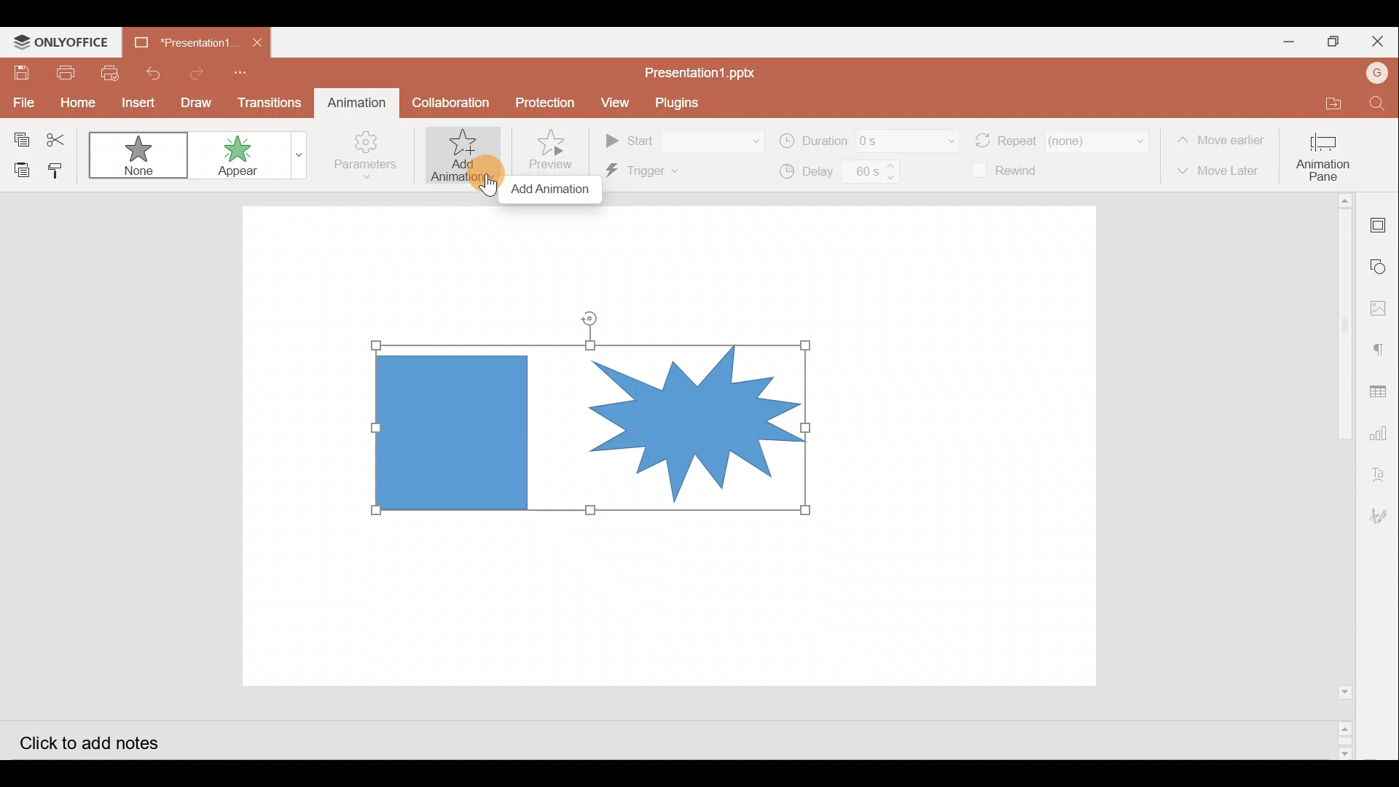 The height and width of the screenshot is (787, 1399). I want to click on None, so click(141, 157).